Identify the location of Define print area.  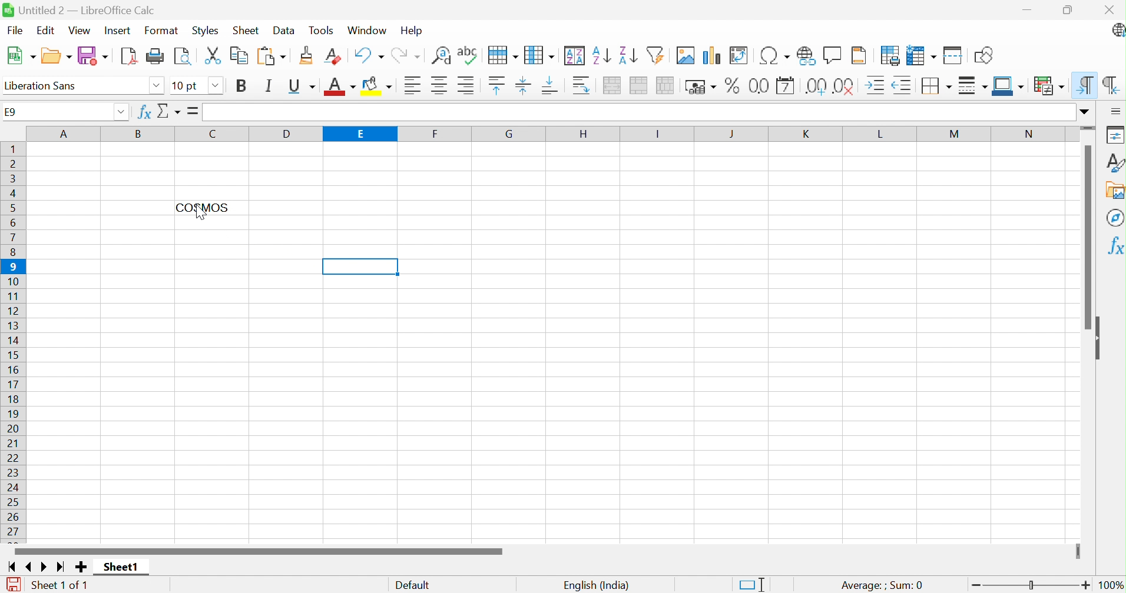
(890, 56).